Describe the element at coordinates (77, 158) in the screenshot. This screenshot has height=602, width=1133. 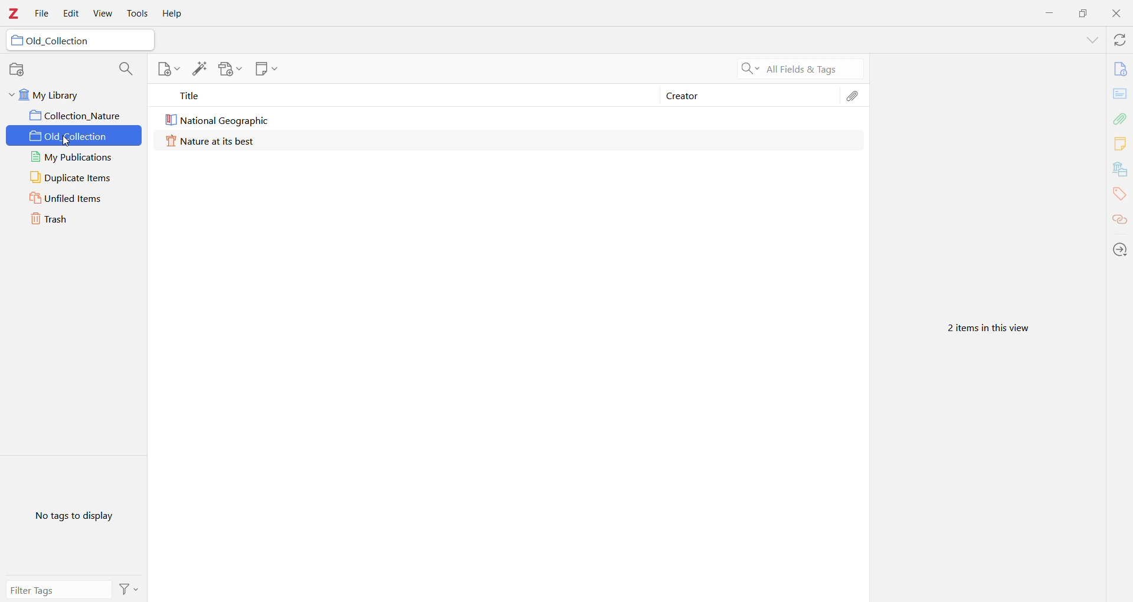
I see `My Publications` at that location.